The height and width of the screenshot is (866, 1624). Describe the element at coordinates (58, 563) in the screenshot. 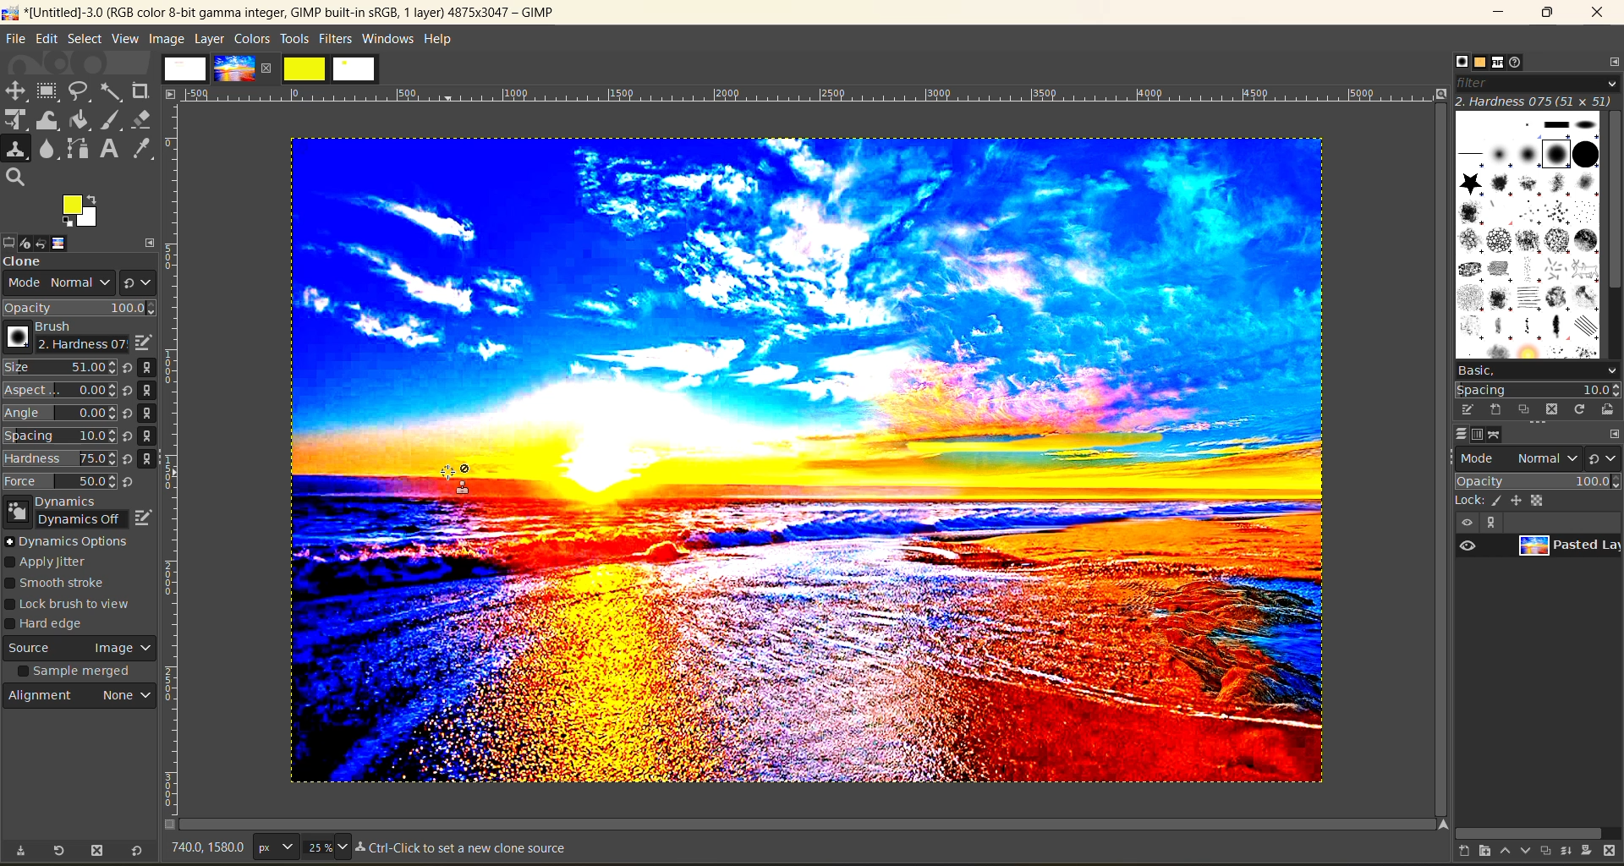

I see `apply jitter` at that location.